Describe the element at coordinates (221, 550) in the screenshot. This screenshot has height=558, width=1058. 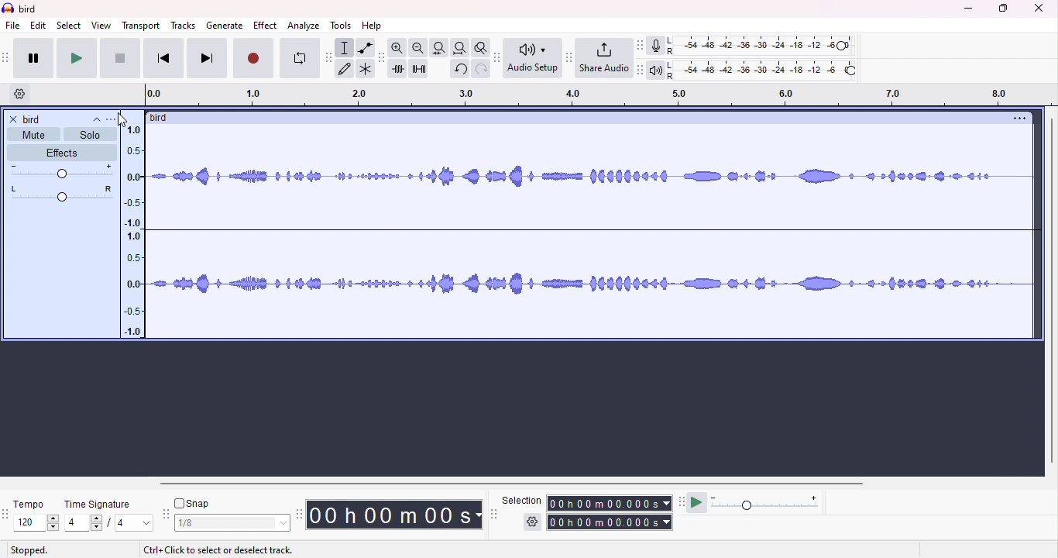
I see `ctrl+click to select or deselect track` at that location.